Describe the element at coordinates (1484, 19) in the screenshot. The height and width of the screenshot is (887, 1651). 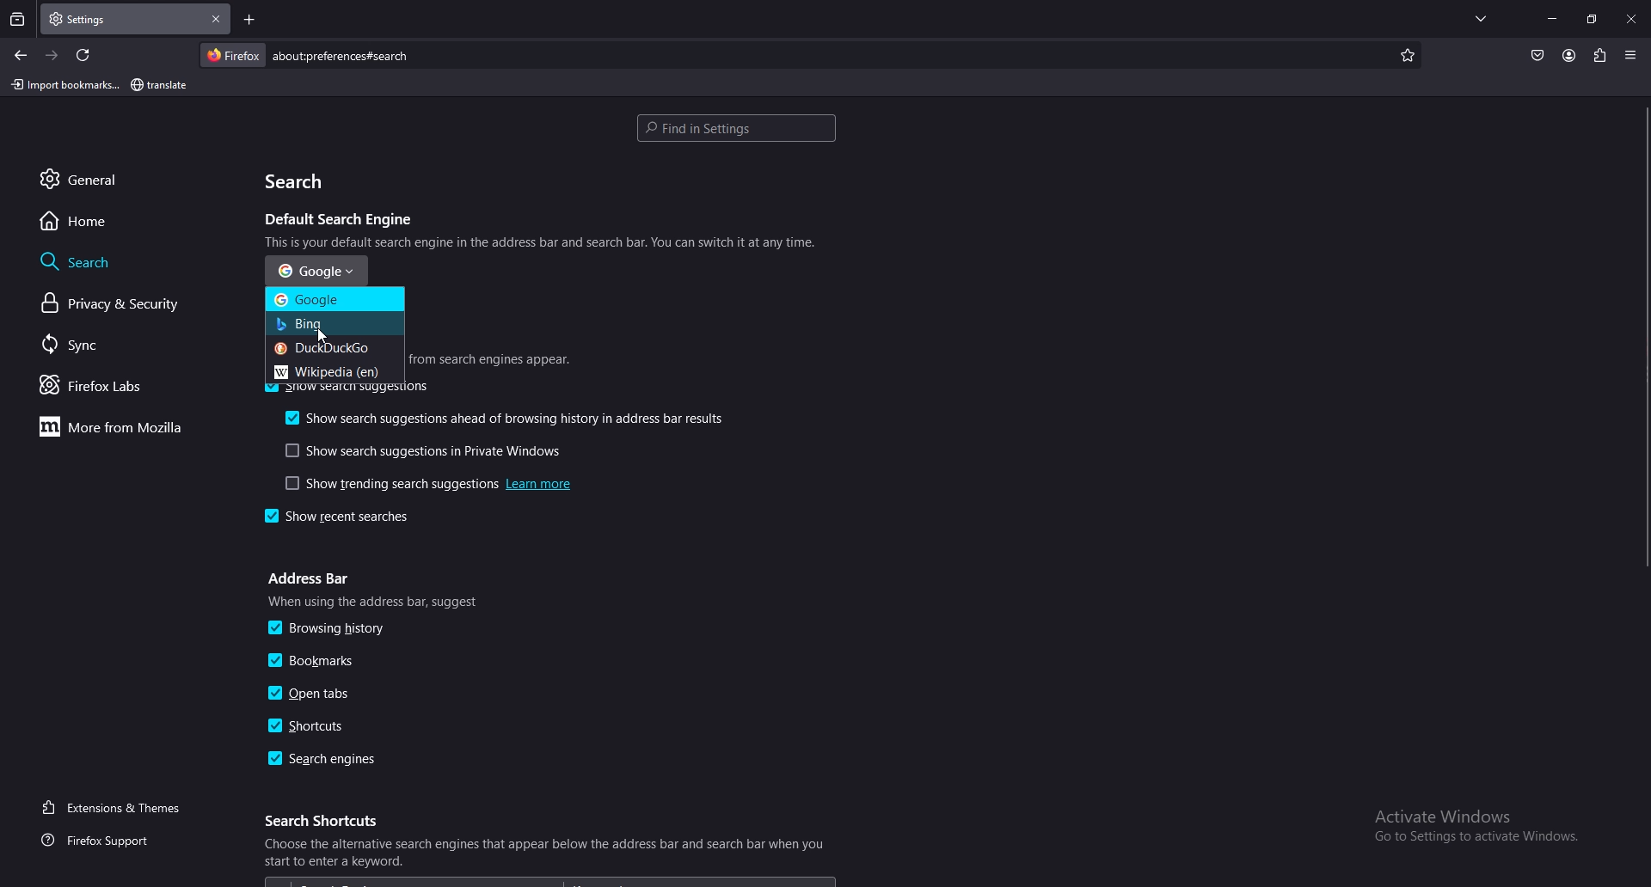
I see `list all tabs` at that location.